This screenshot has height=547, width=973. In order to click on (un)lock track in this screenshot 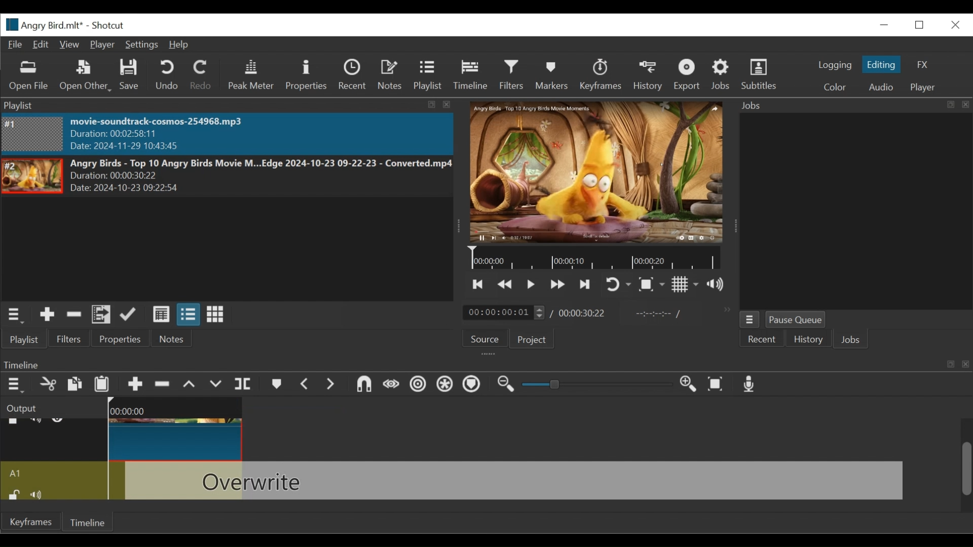, I will do `click(14, 494)`.